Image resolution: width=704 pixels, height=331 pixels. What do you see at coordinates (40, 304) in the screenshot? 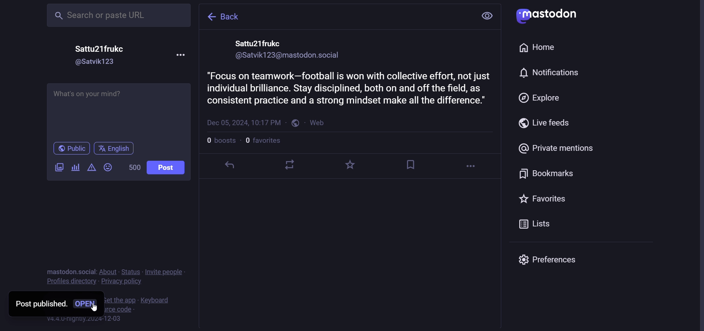
I see `post published` at bounding box center [40, 304].